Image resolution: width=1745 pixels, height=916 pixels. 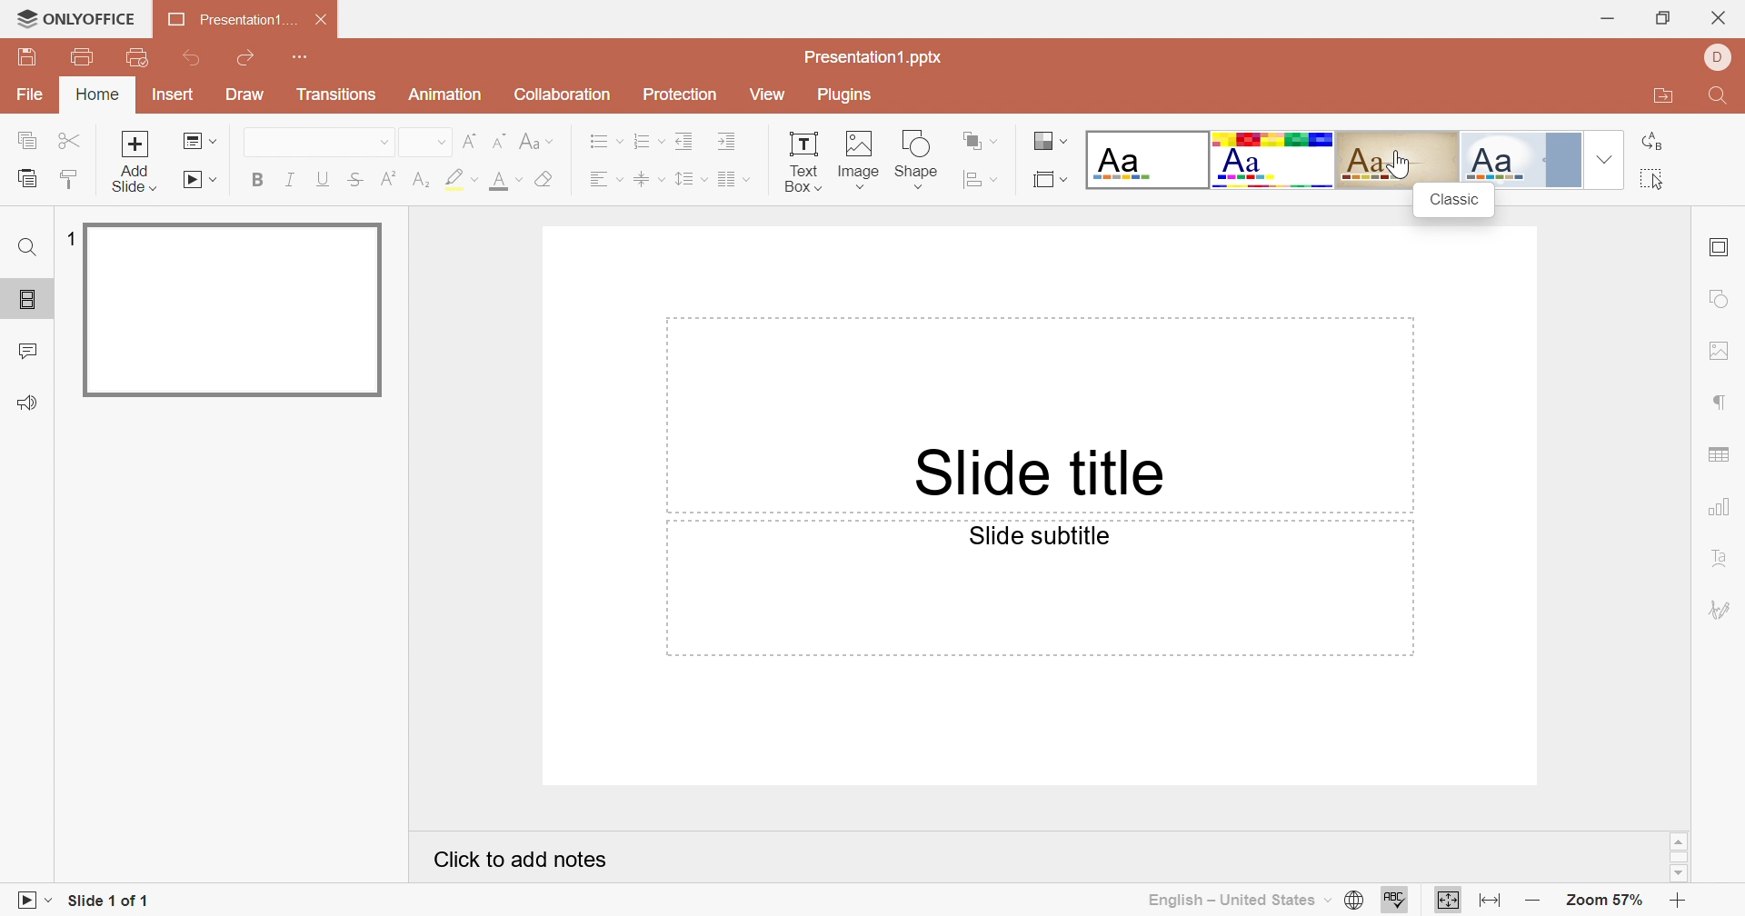 I want to click on Drop Down, so click(x=1603, y=157).